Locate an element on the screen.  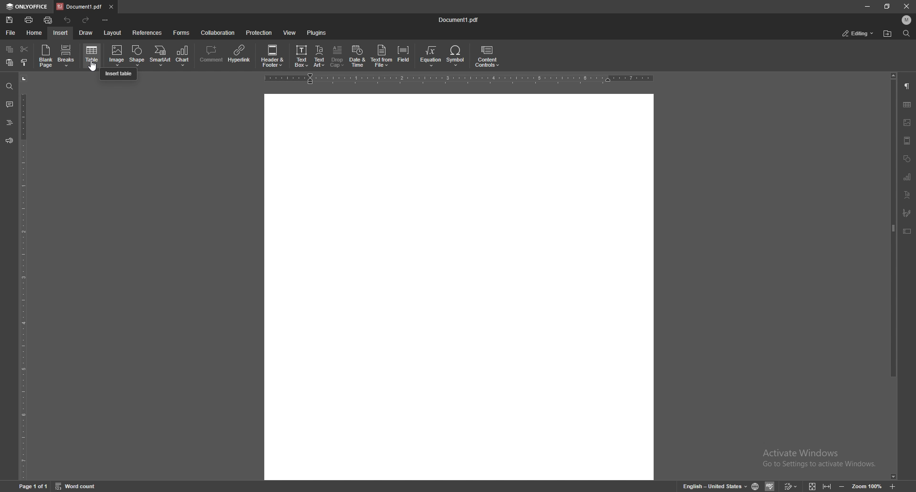
change text language is located at coordinates (714, 486).